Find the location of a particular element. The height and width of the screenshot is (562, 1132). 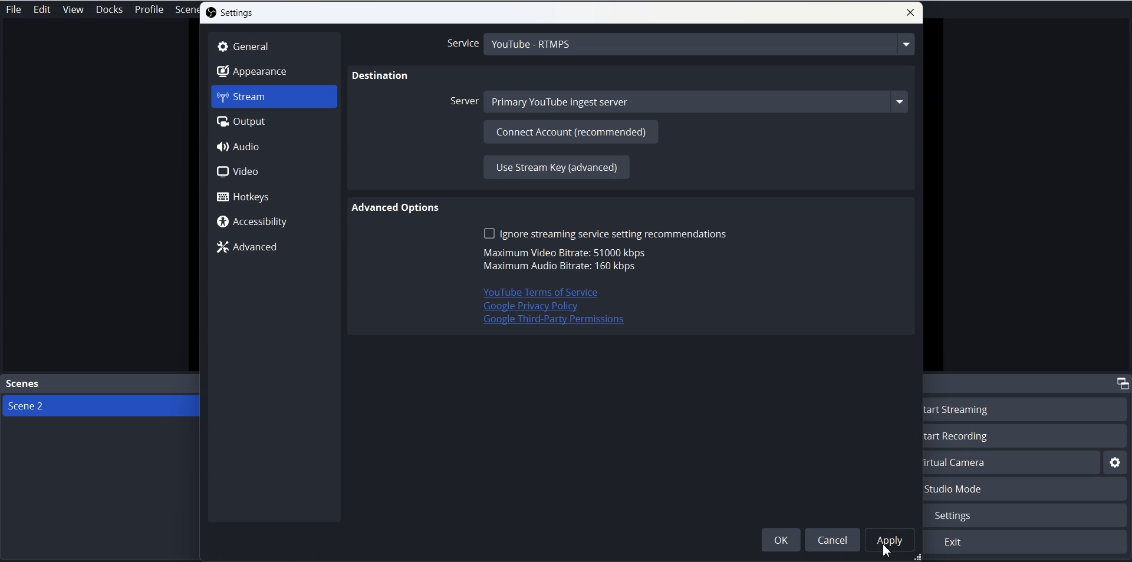

Audio is located at coordinates (272, 146).